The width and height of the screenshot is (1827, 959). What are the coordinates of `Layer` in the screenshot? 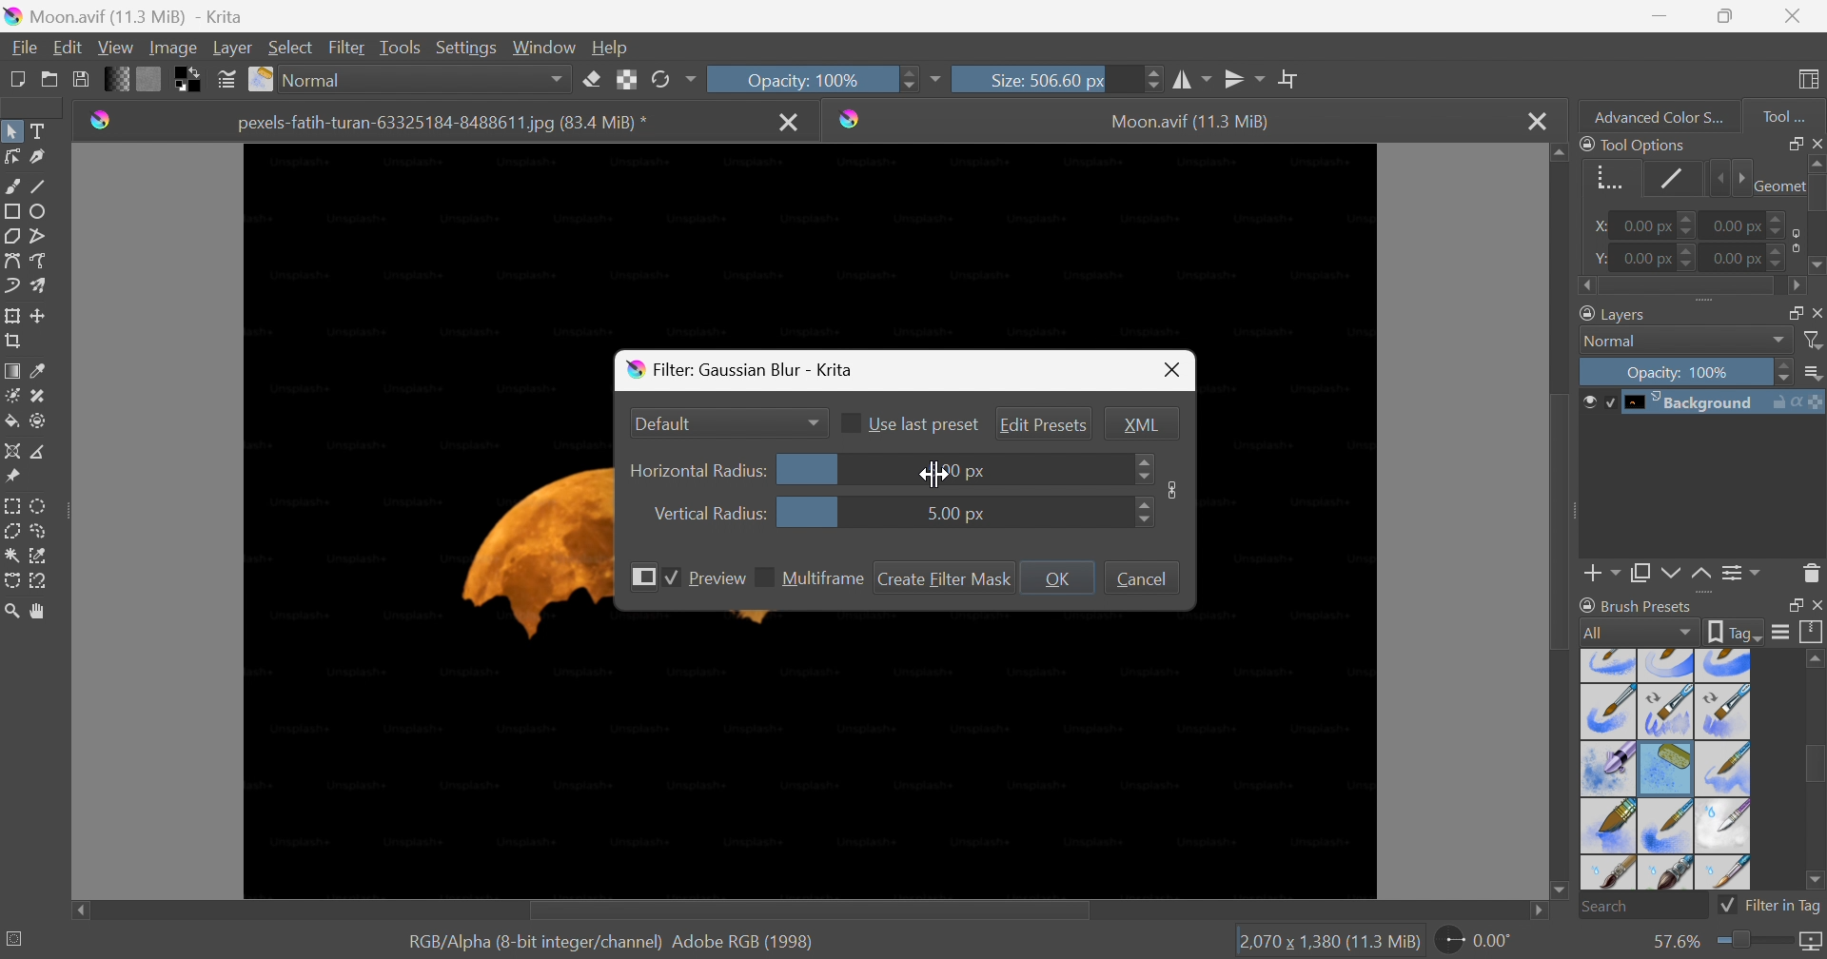 It's located at (232, 49).